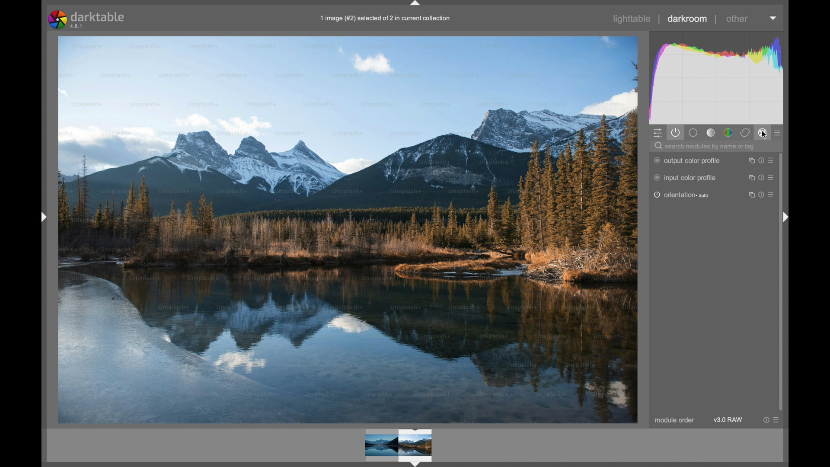 This screenshot has width=830, height=467. I want to click on module order, so click(674, 421).